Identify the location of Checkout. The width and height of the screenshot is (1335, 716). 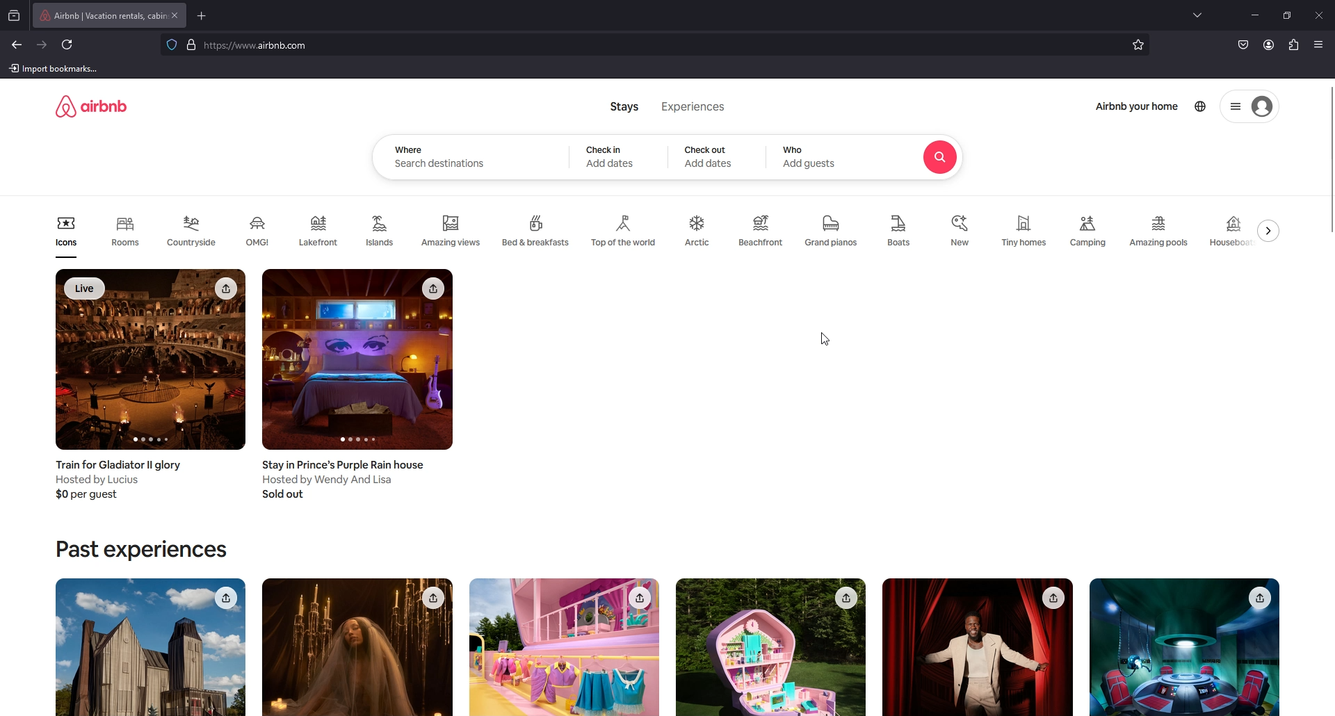
(706, 149).